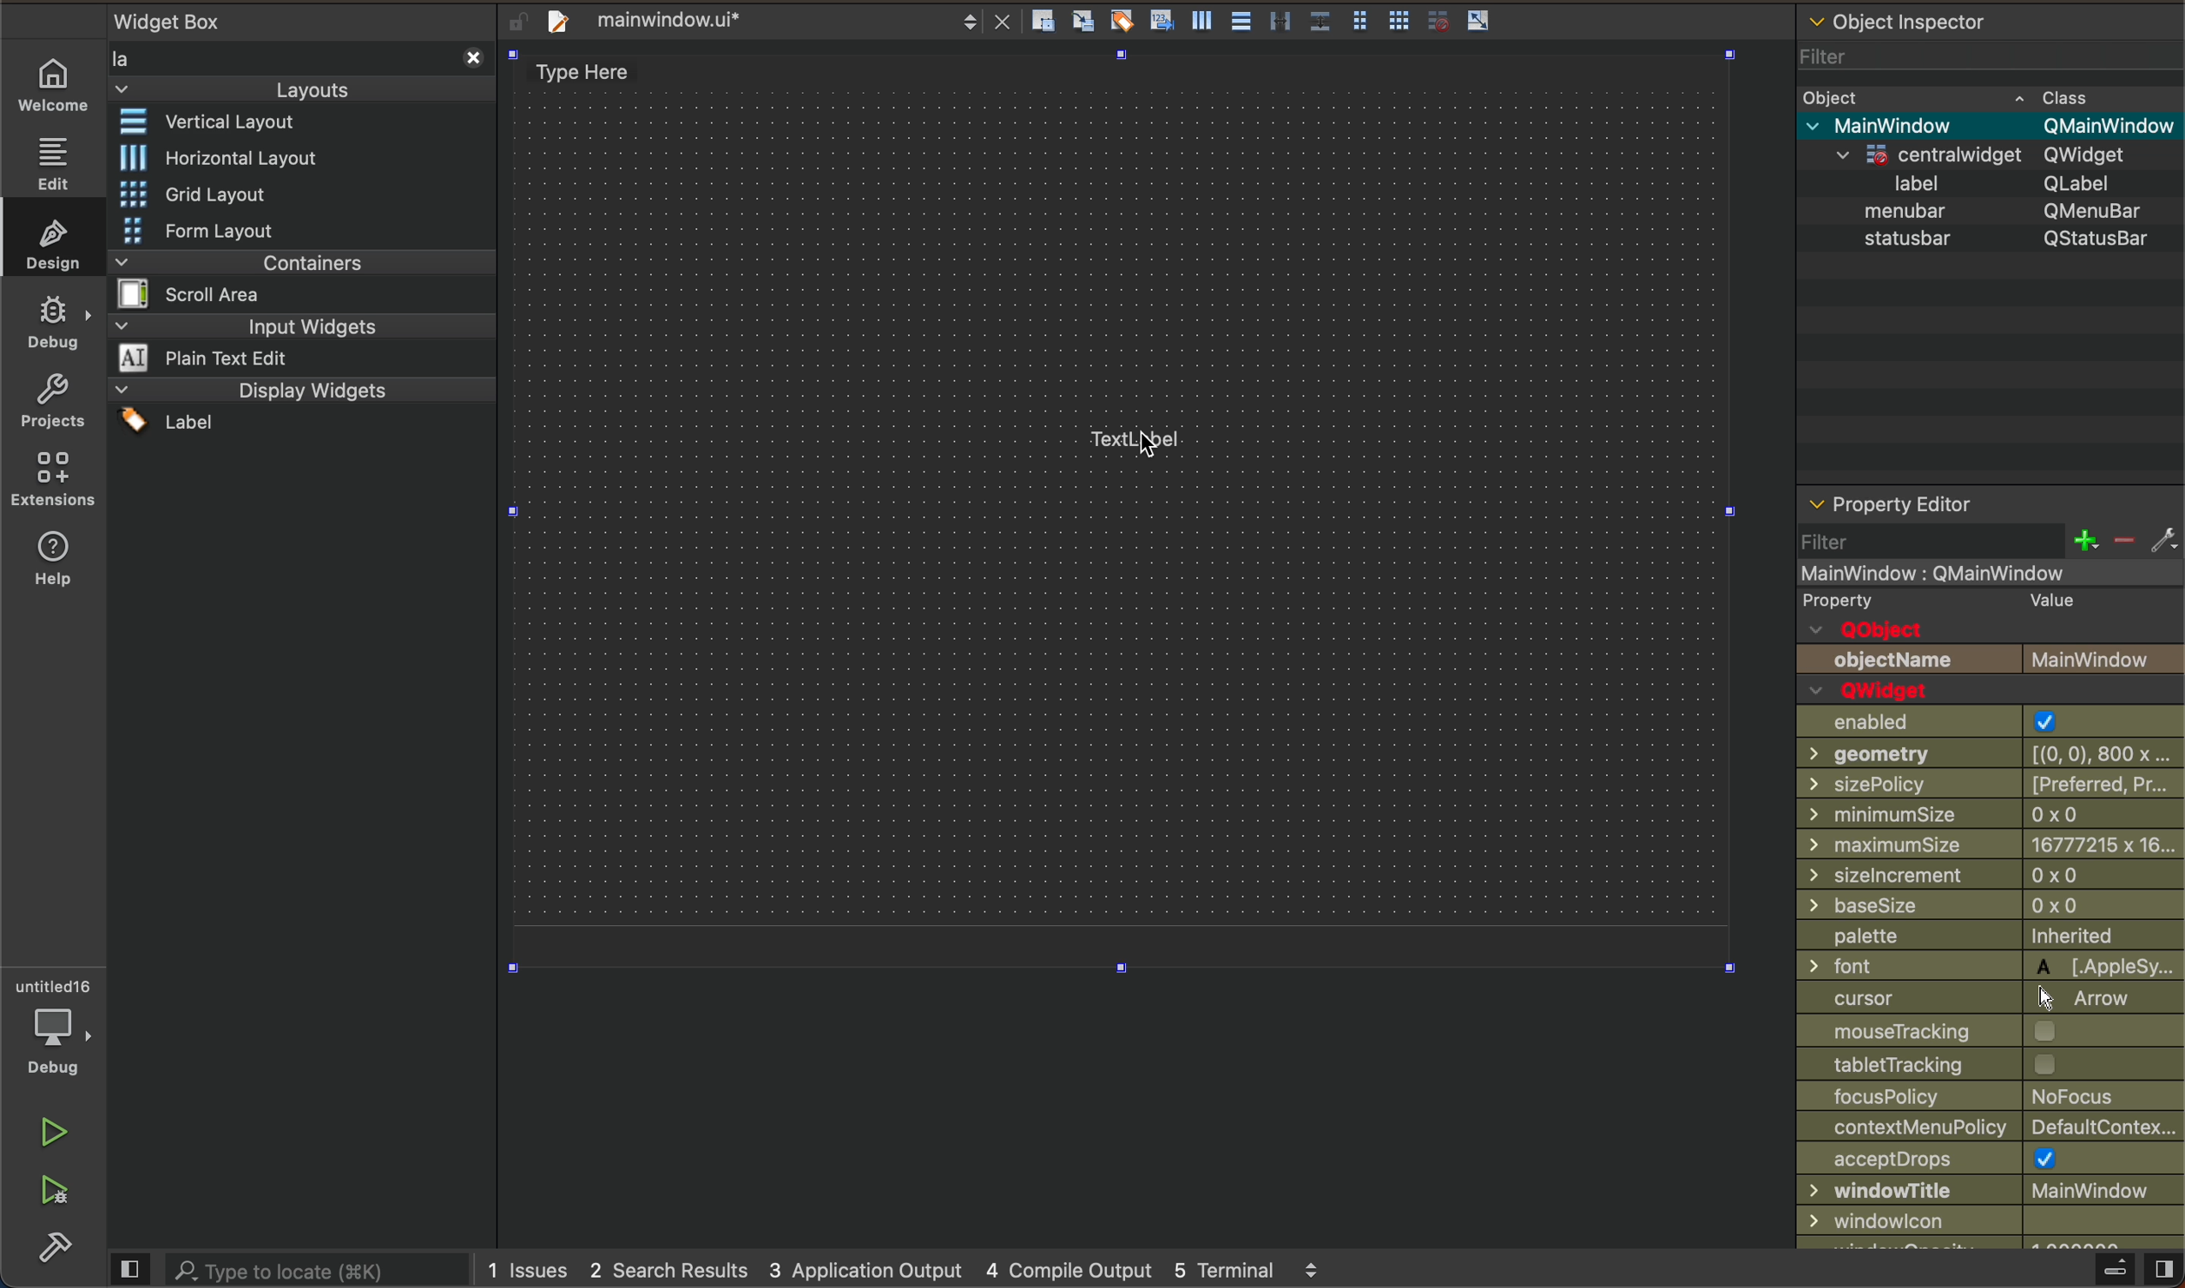 The image size is (2185, 1288). Describe the element at coordinates (1926, 60) in the screenshot. I see `filter` at that location.